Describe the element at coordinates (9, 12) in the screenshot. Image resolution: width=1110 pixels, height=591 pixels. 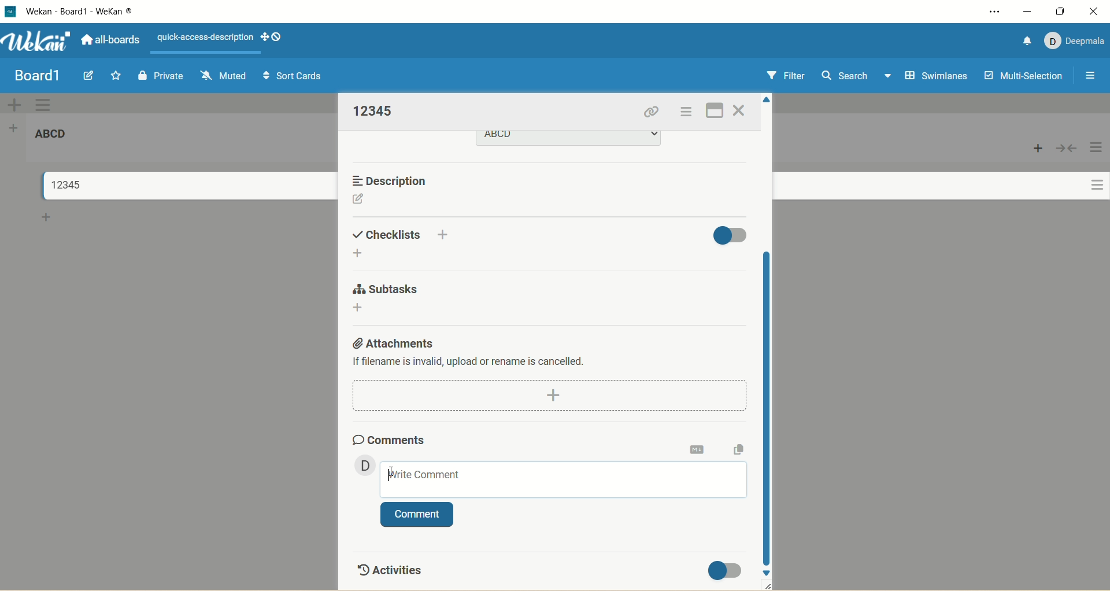
I see `logo` at that location.